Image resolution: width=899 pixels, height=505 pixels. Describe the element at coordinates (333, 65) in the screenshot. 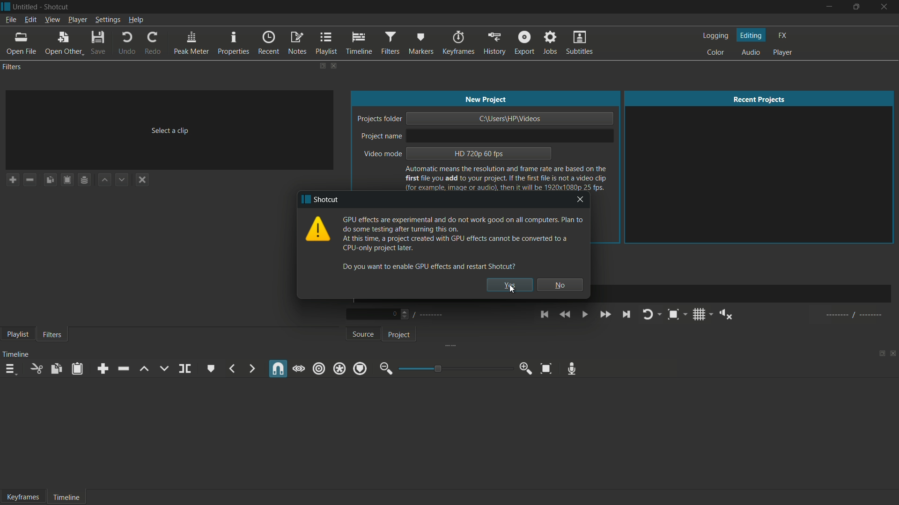

I see `close filters` at that location.